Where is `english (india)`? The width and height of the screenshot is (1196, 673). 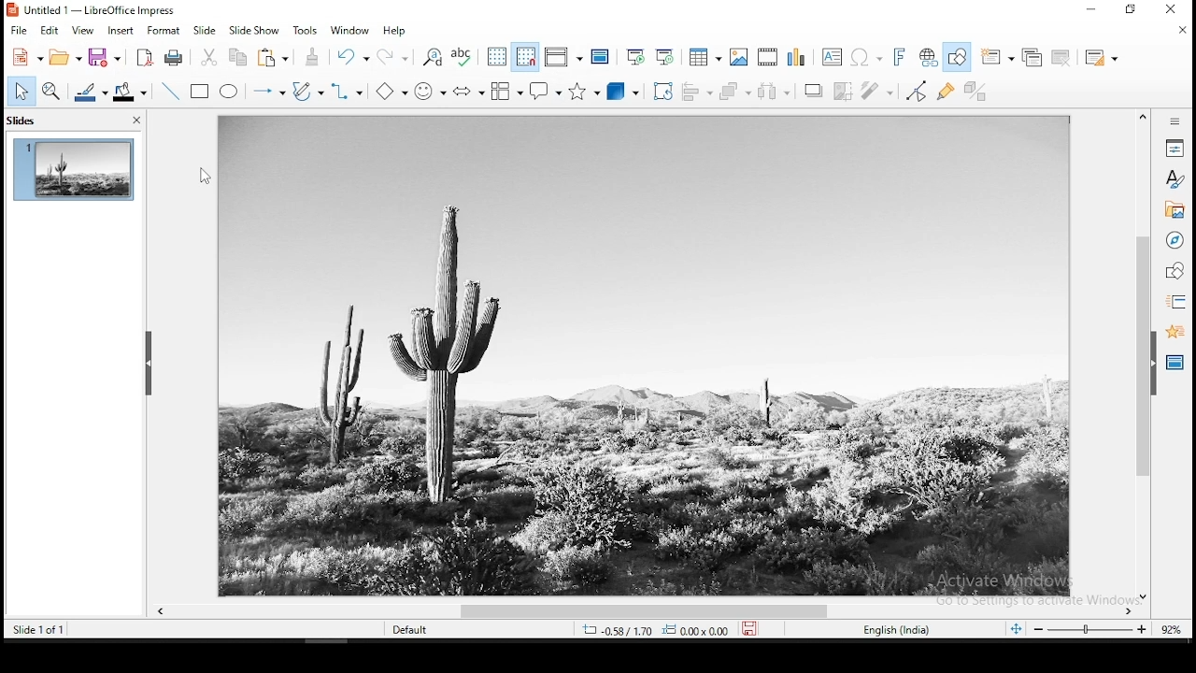
english (india) is located at coordinates (896, 632).